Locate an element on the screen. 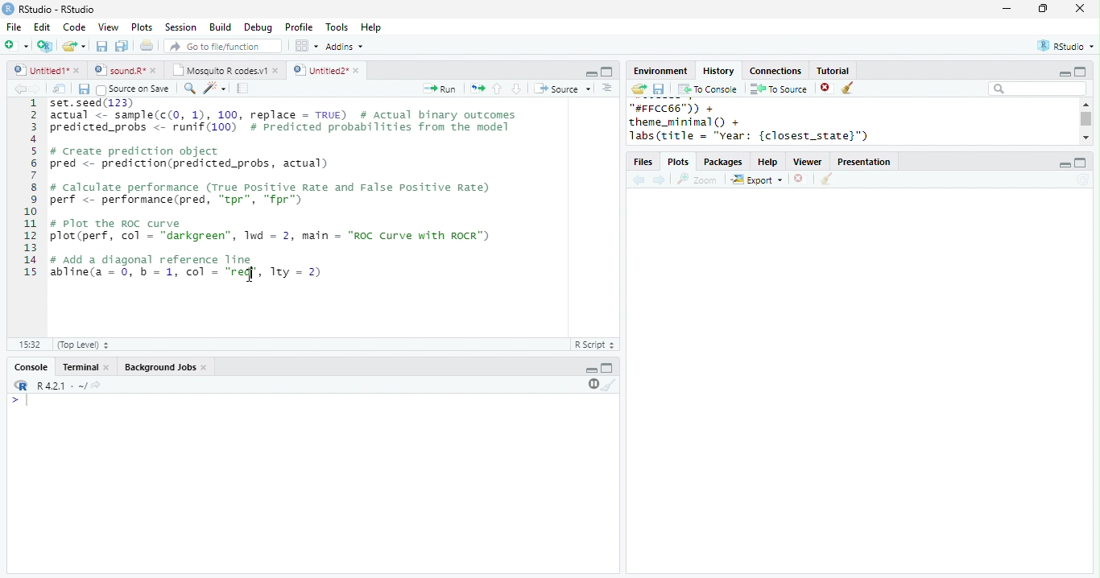 The image size is (1100, 578). up is located at coordinates (496, 89).